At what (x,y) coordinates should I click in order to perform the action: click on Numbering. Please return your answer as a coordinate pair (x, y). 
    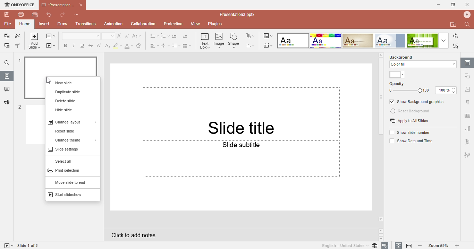
    Looking at the image, I should click on (166, 36).